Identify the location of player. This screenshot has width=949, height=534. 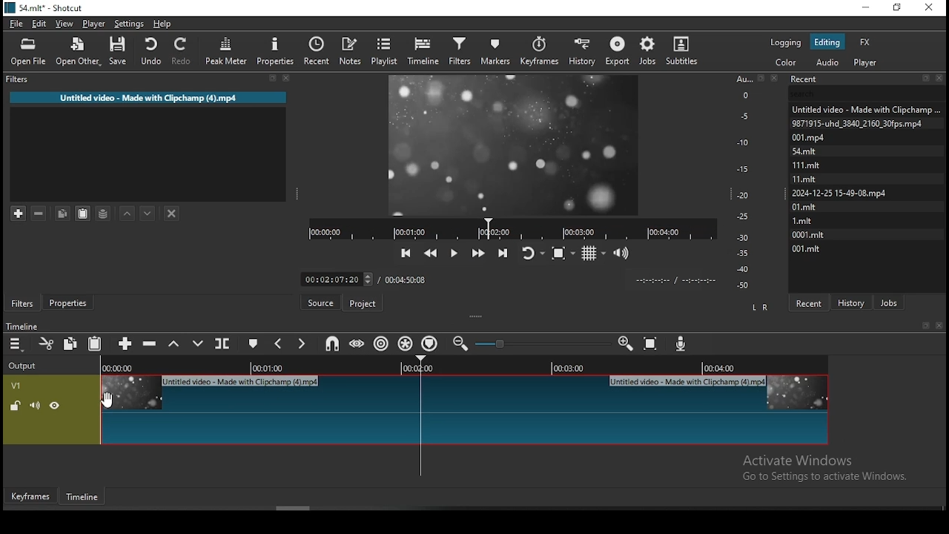
(94, 23).